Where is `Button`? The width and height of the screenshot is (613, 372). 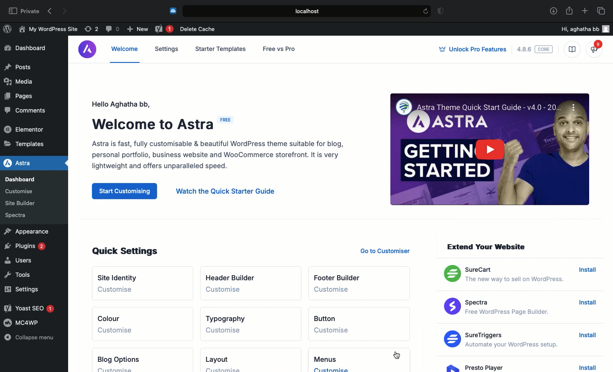 Button is located at coordinates (326, 318).